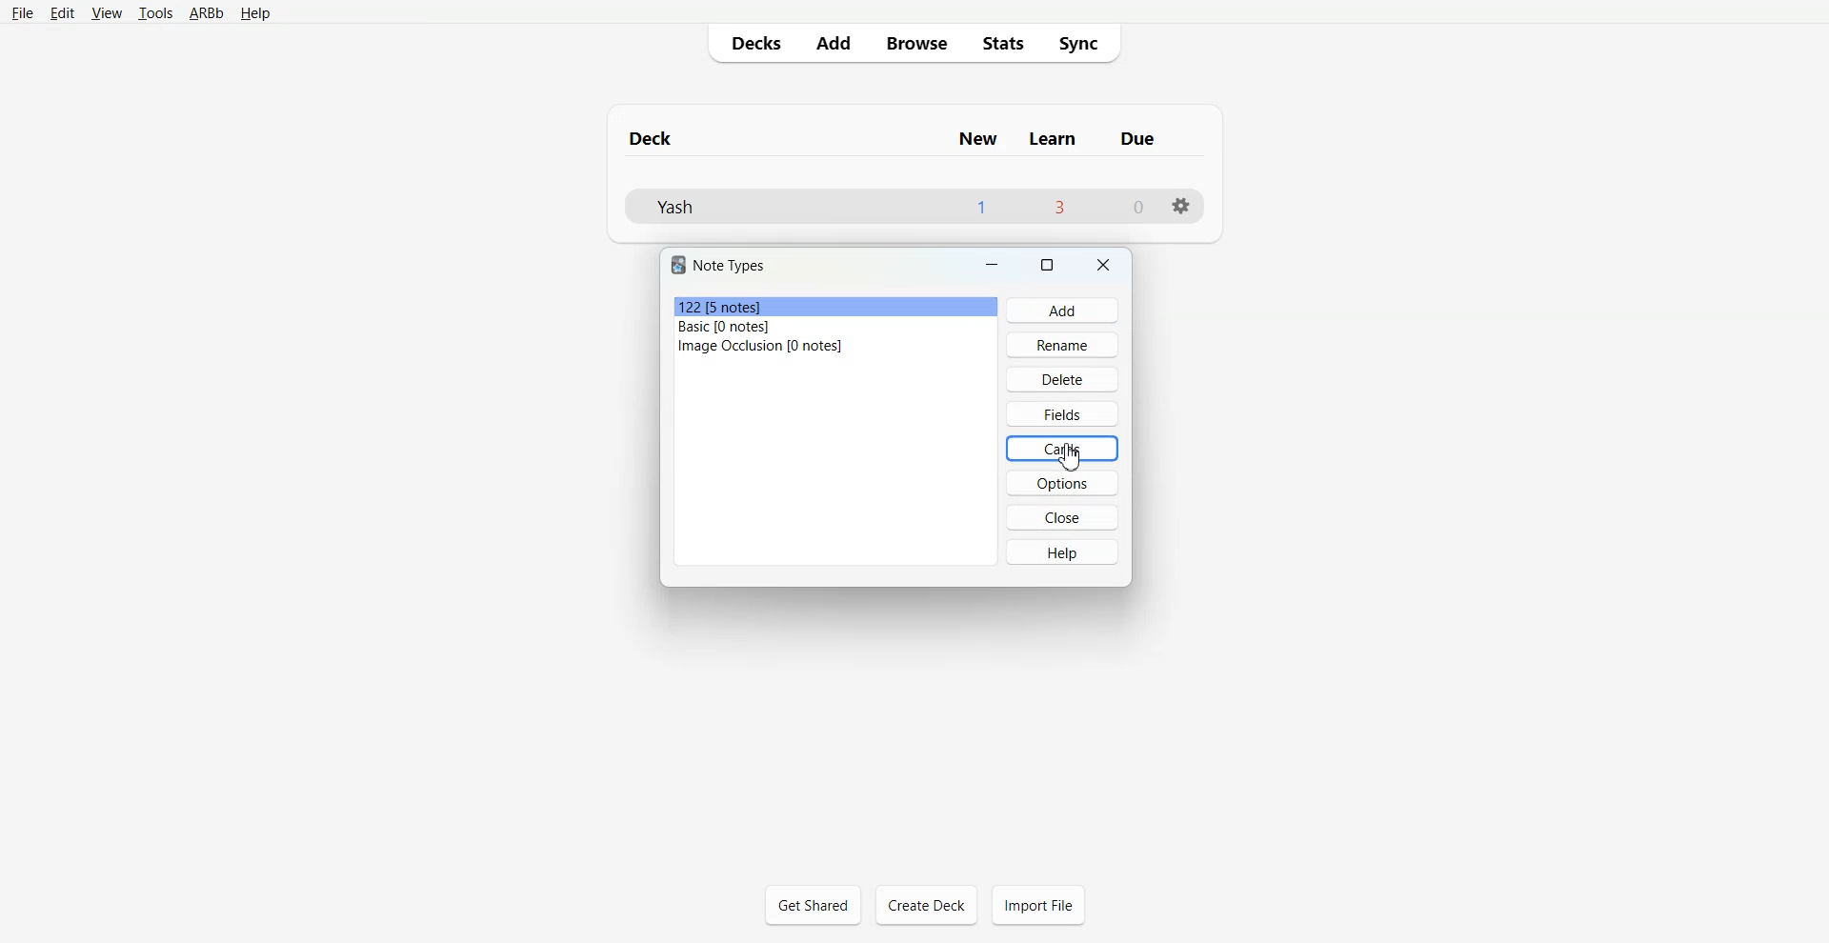 The height and width of the screenshot is (943, 1829). What do you see at coordinates (904, 137) in the screenshot?
I see `Text 1` at bounding box center [904, 137].